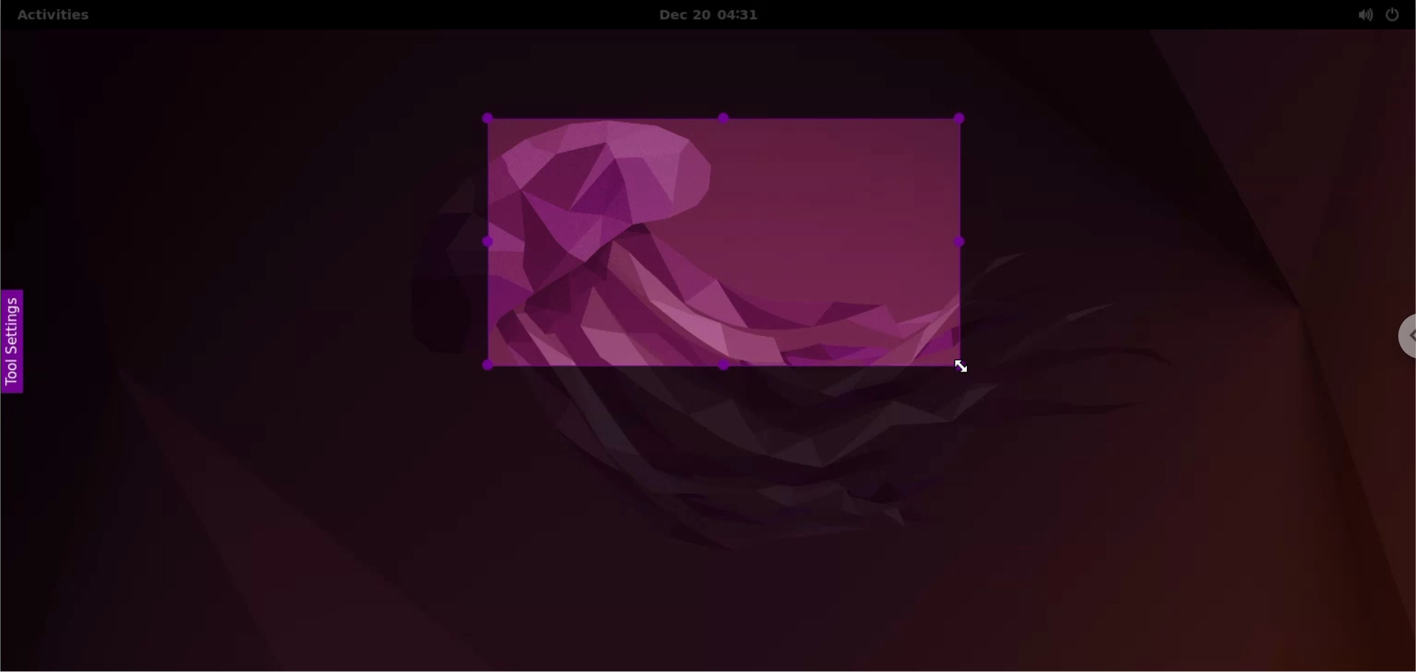 The height and width of the screenshot is (672, 1416). What do you see at coordinates (1398, 13) in the screenshot?
I see `power setting options` at bounding box center [1398, 13].